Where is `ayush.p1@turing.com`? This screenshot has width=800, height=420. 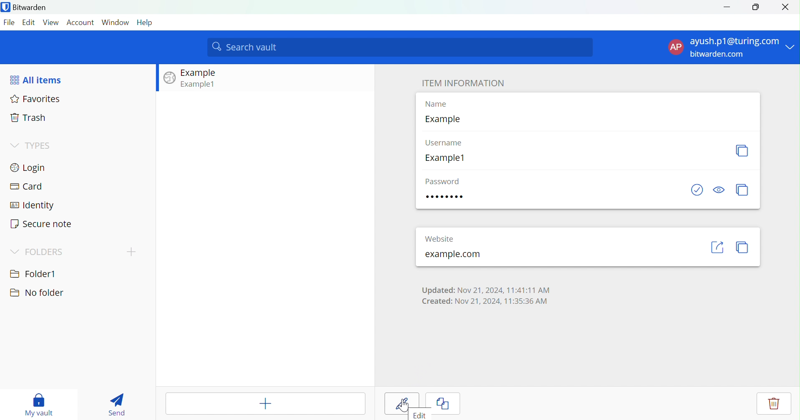 ayush.p1@turing.com is located at coordinates (735, 41).